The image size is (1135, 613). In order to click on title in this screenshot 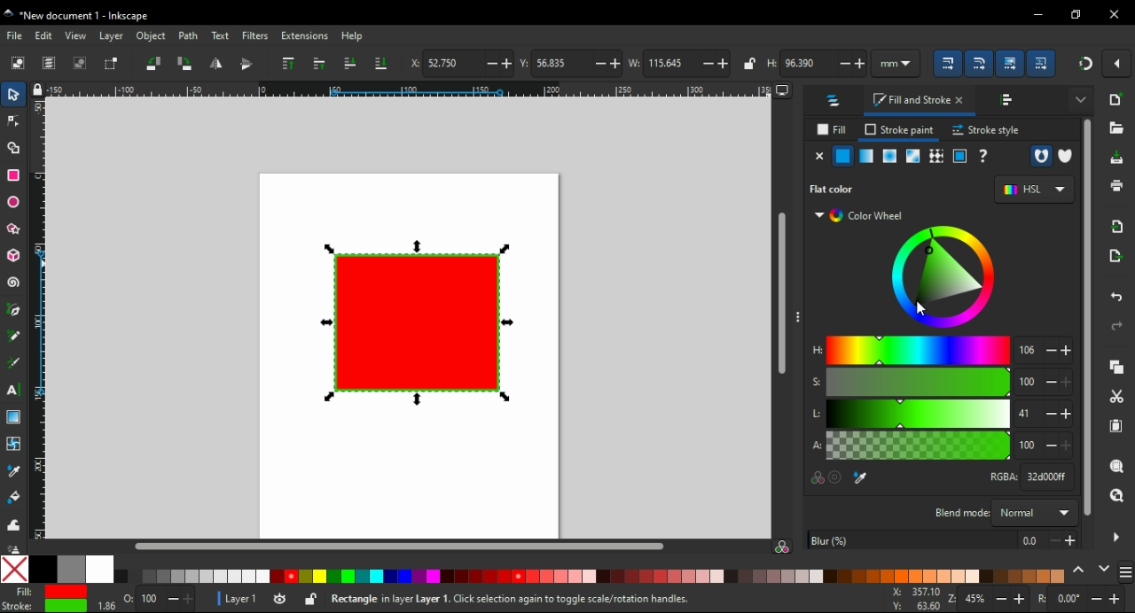, I will do `click(110, 16)`.